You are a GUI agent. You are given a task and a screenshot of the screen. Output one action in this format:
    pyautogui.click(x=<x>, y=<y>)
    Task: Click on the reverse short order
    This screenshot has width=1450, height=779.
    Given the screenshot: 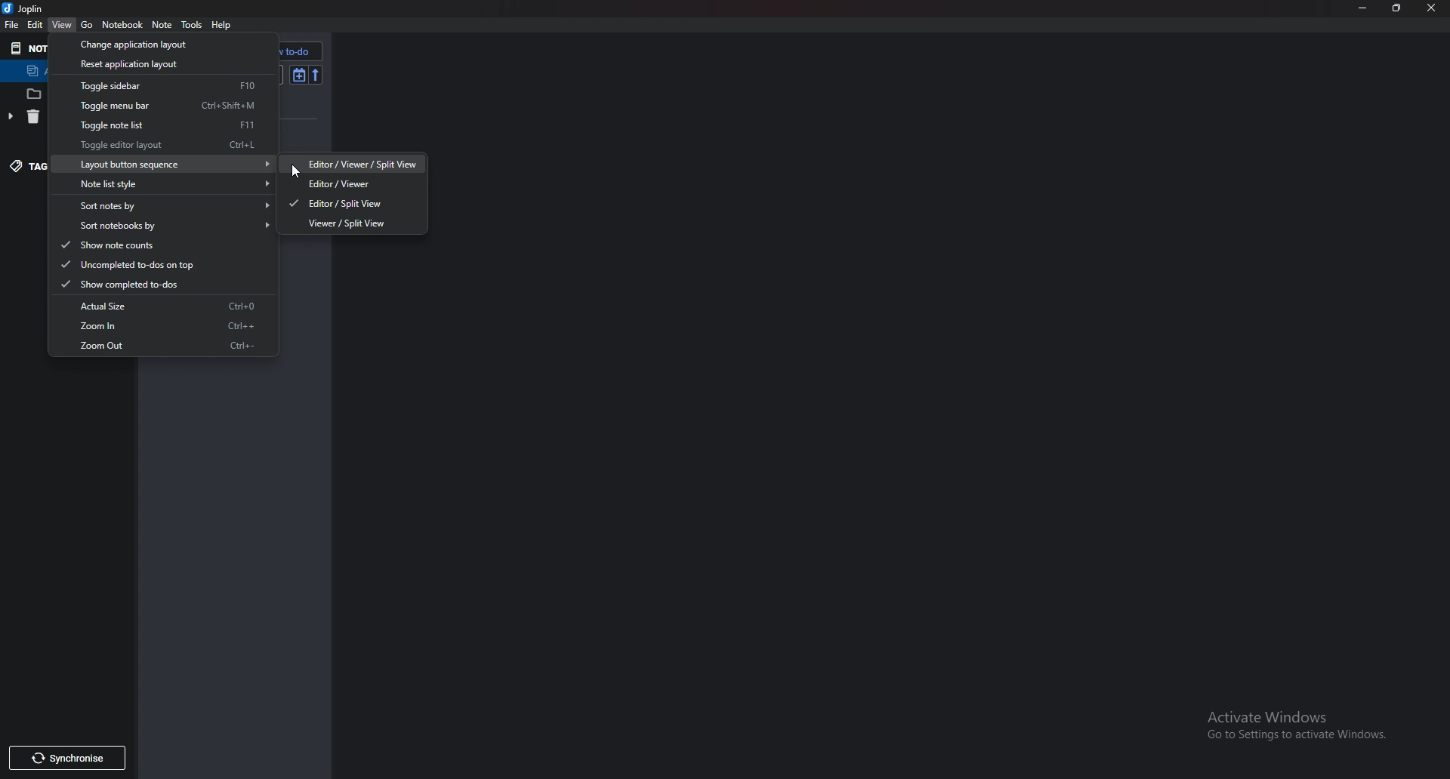 What is the action you would take?
    pyautogui.click(x=316, y=75)
    